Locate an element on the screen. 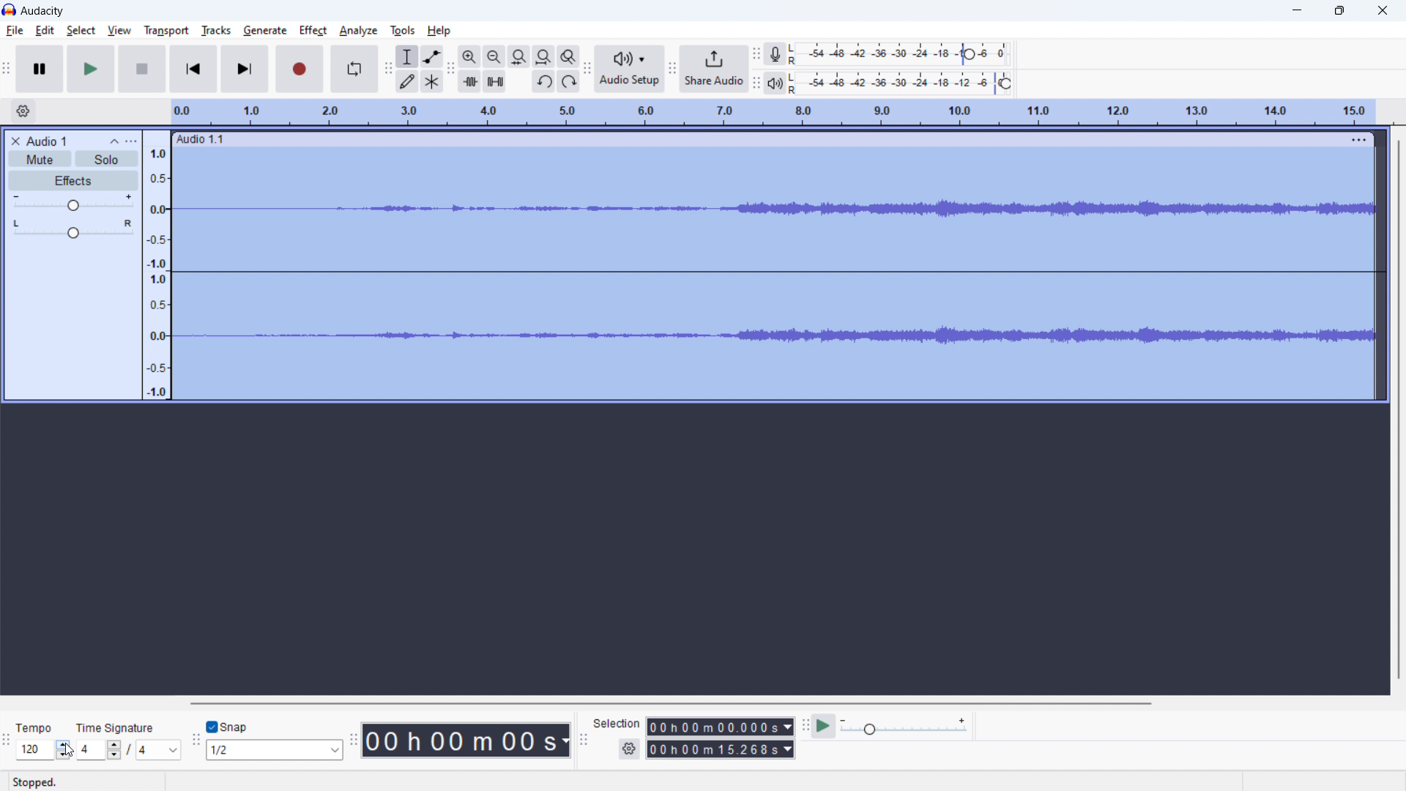 This screenshot has height=791, width=1406. effects is located at coordinates (74, 181).